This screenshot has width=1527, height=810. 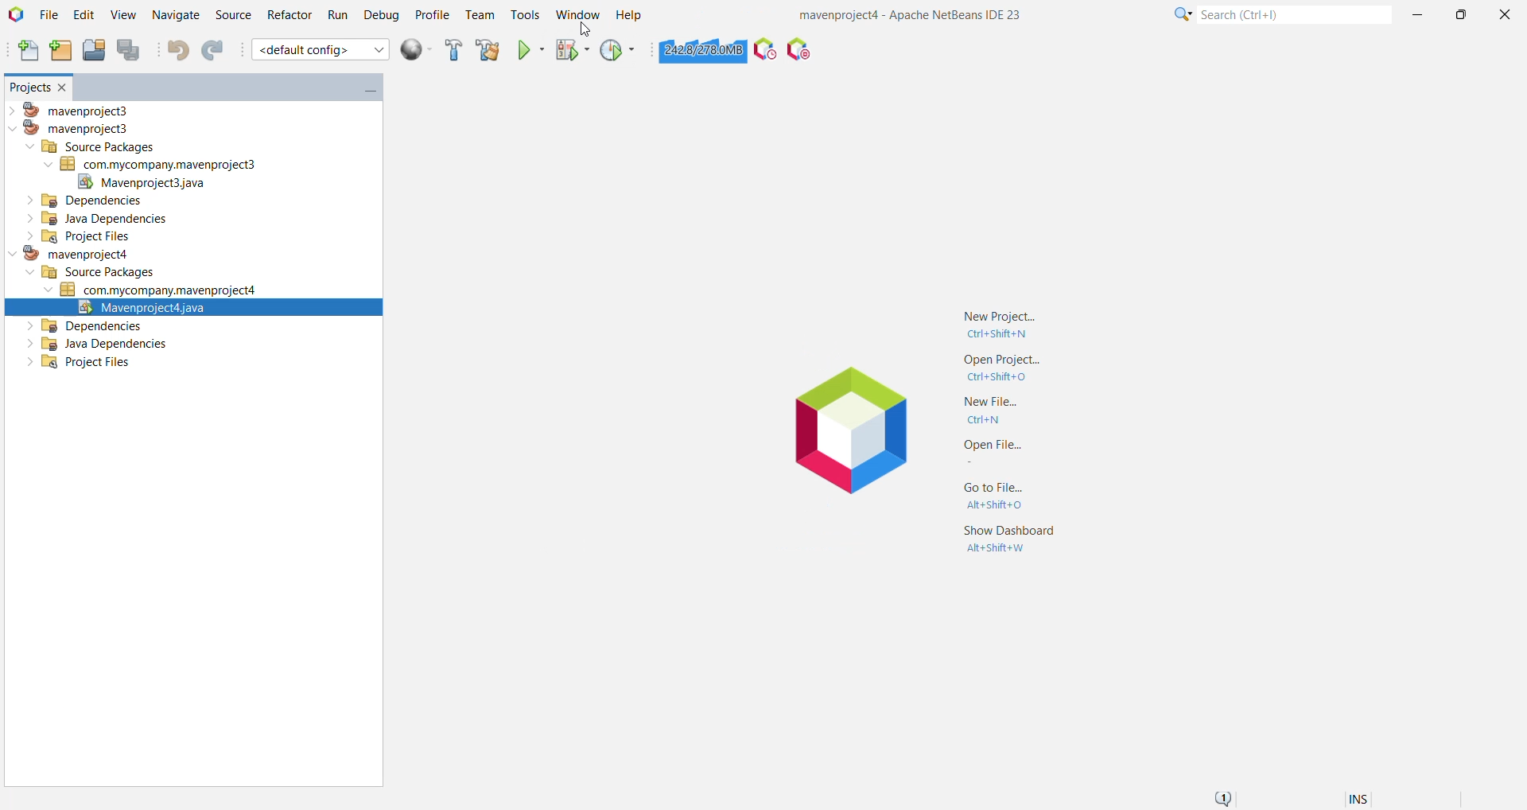 What do you see at coordinates (432, 17) in the screenshot?
I see `Profile` at bounding box center [432, 17].